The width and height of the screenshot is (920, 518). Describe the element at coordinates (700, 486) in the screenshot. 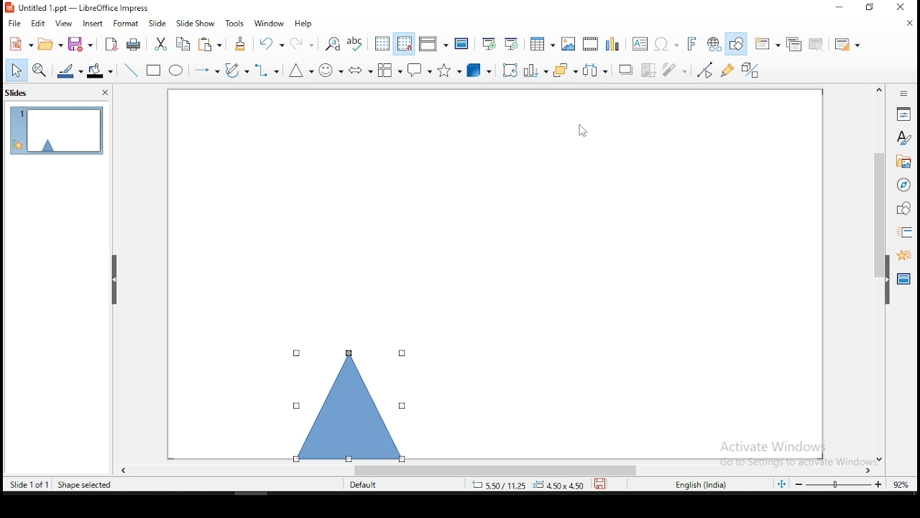

I see `English (India)` at that location.